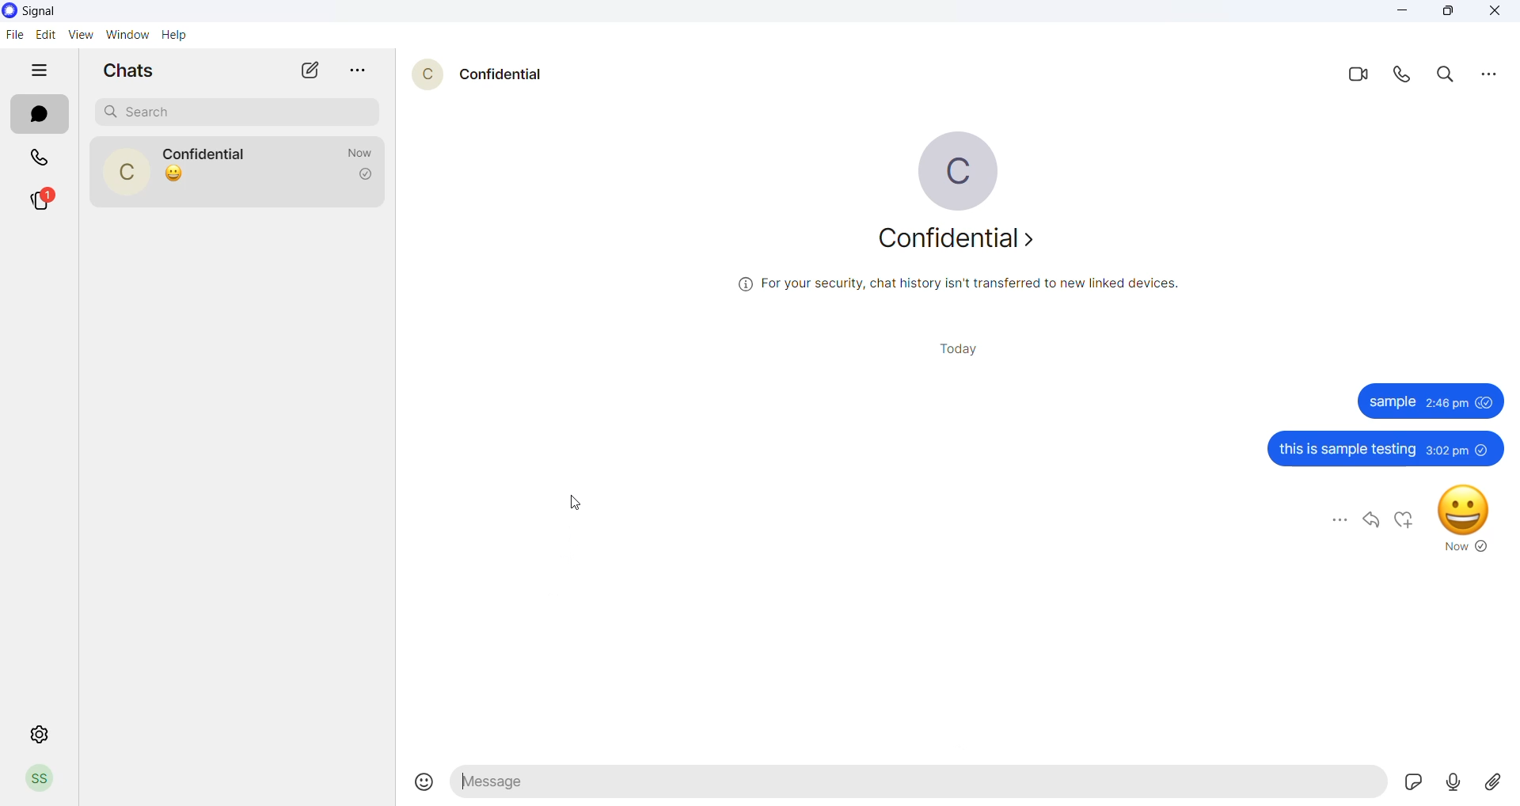 The height and width of the screenshot is (806, 1520). I want to click on share, so click(1370, 519).